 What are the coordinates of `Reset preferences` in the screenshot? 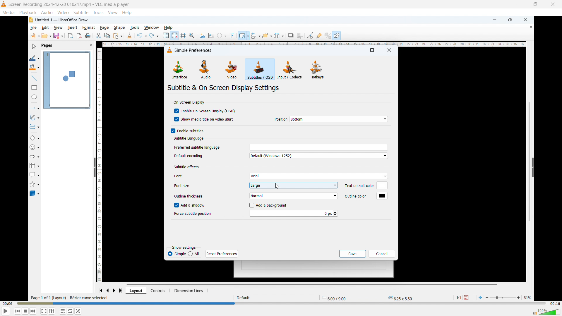 It's located at (222, 253).